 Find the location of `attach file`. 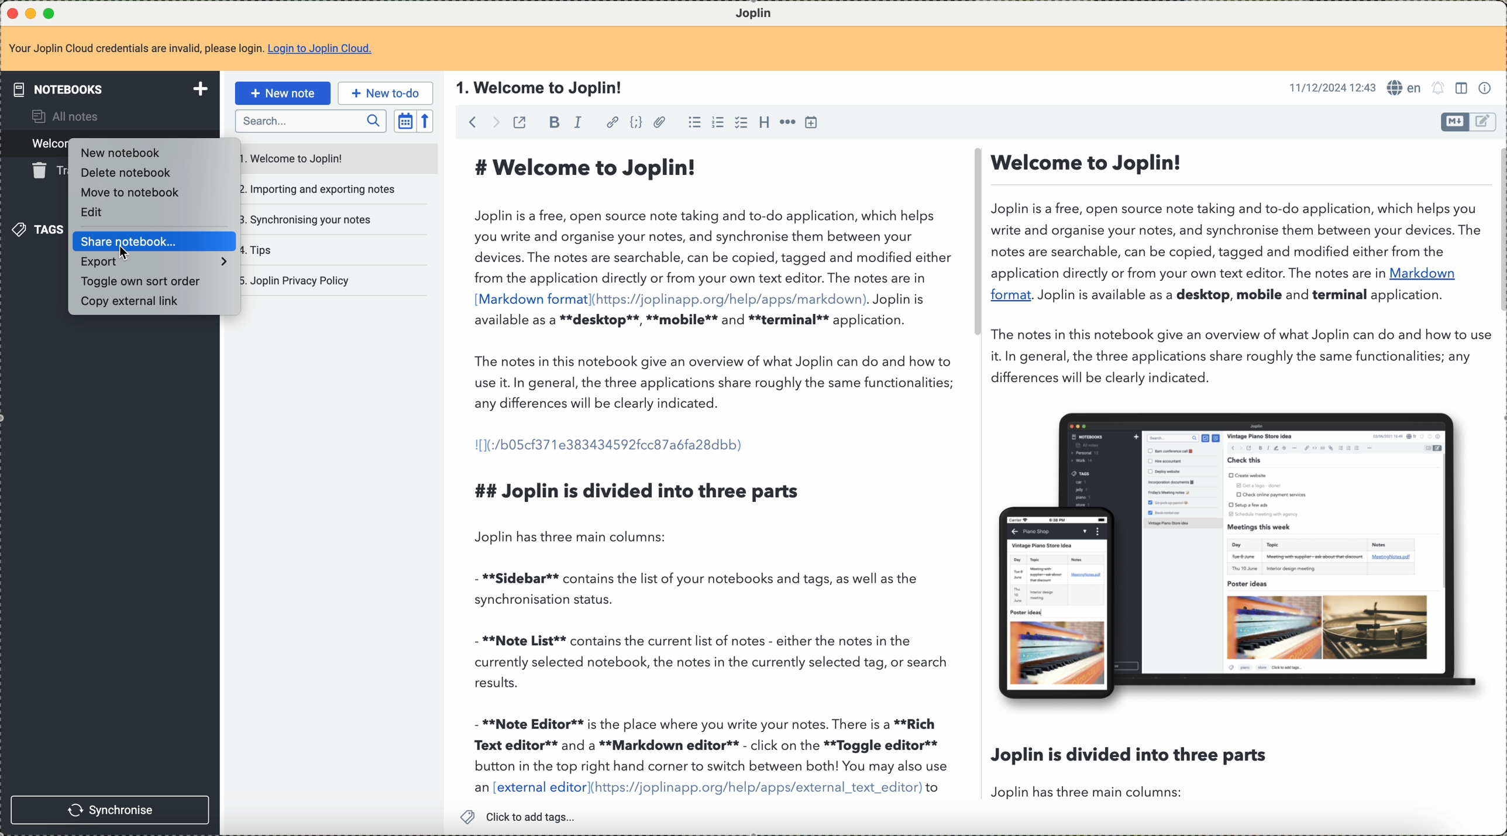

attach file is located at coordinates (659, 122).